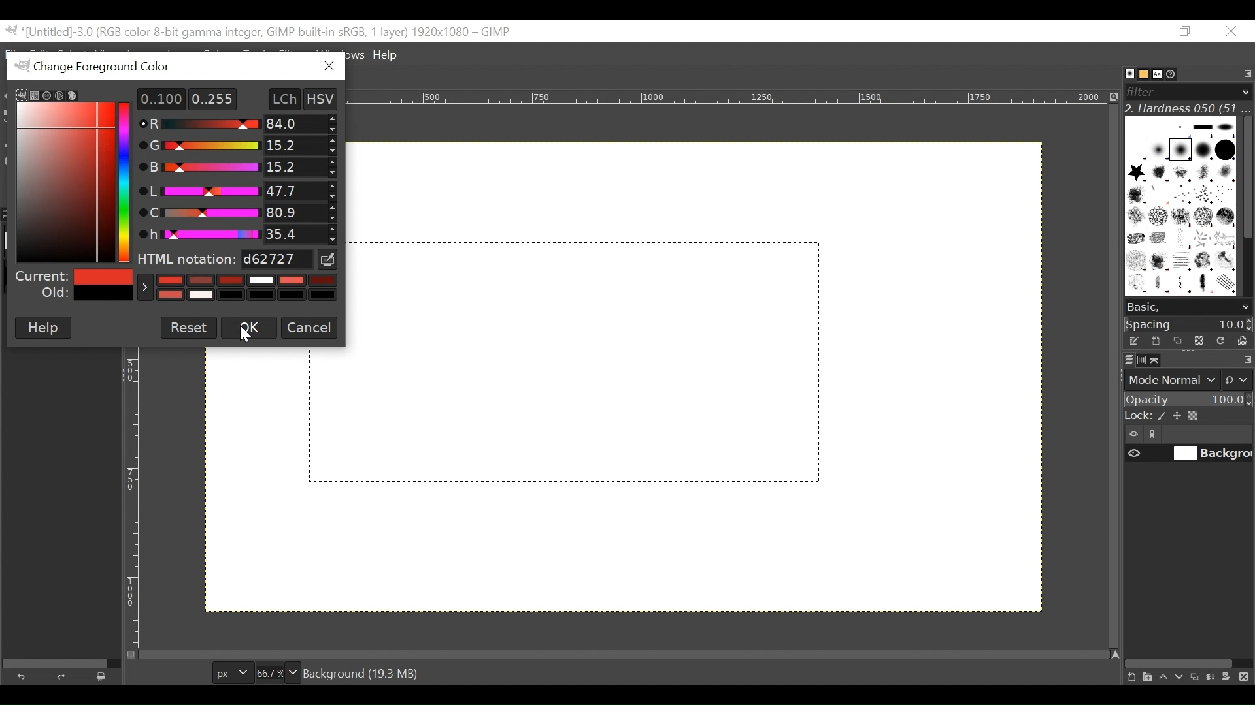  I want to click on 0.100, so click(156, 99).